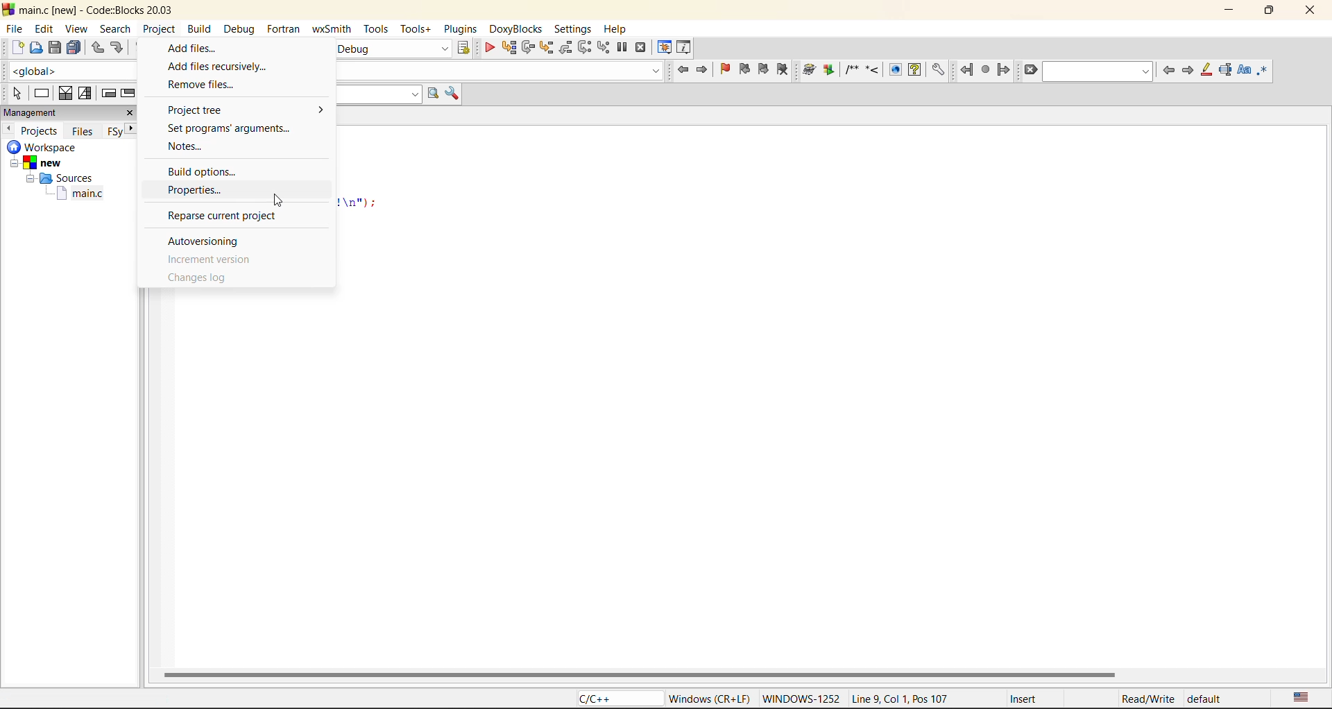 Image resolution: width=1332 pixels, height=709 pixels. I want to click on management, so click(46, 112).